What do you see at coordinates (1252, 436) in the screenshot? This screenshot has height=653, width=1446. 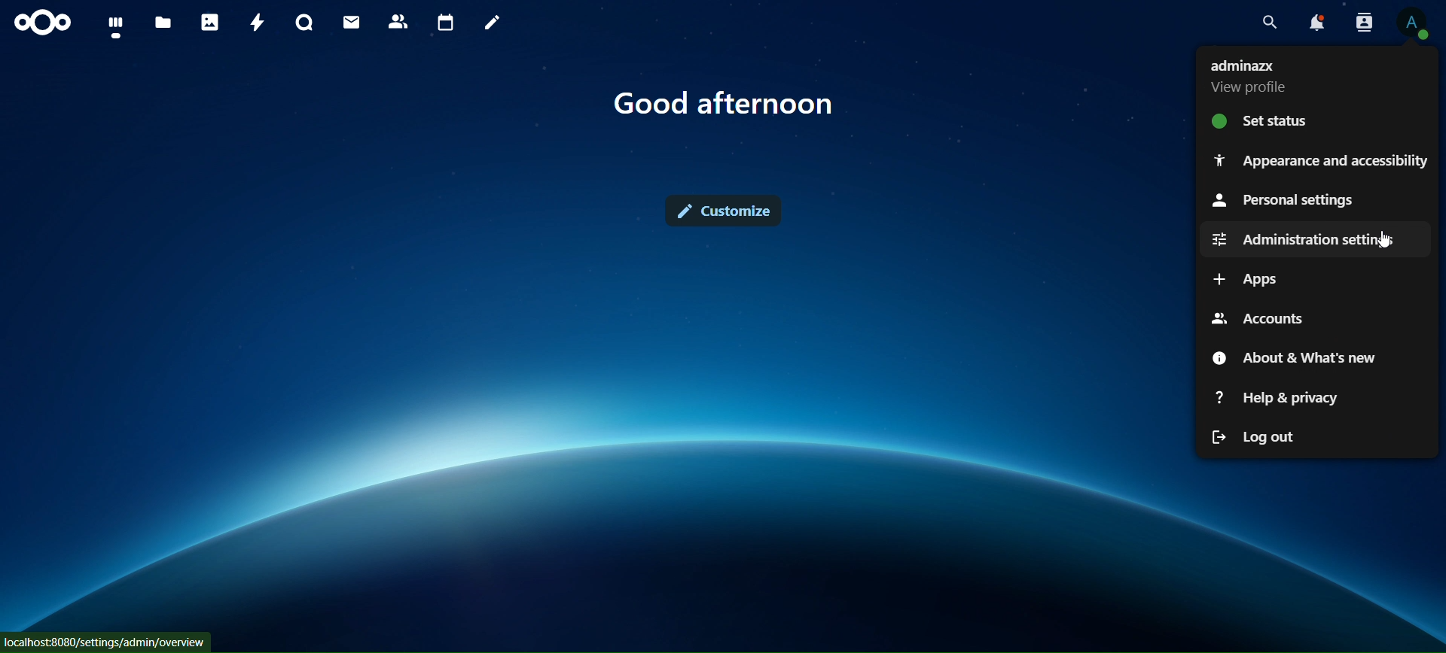 I see `log out` at bounding box center [1252, 436].